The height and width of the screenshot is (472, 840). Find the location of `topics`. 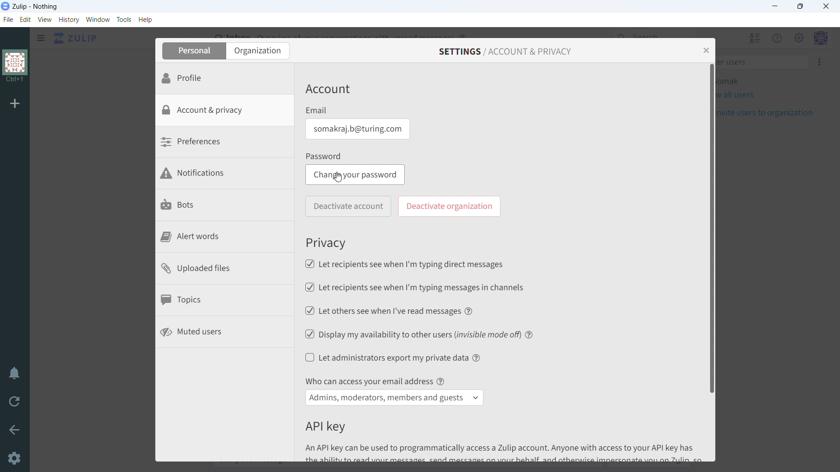

topics is located at coordinates (225, 302).